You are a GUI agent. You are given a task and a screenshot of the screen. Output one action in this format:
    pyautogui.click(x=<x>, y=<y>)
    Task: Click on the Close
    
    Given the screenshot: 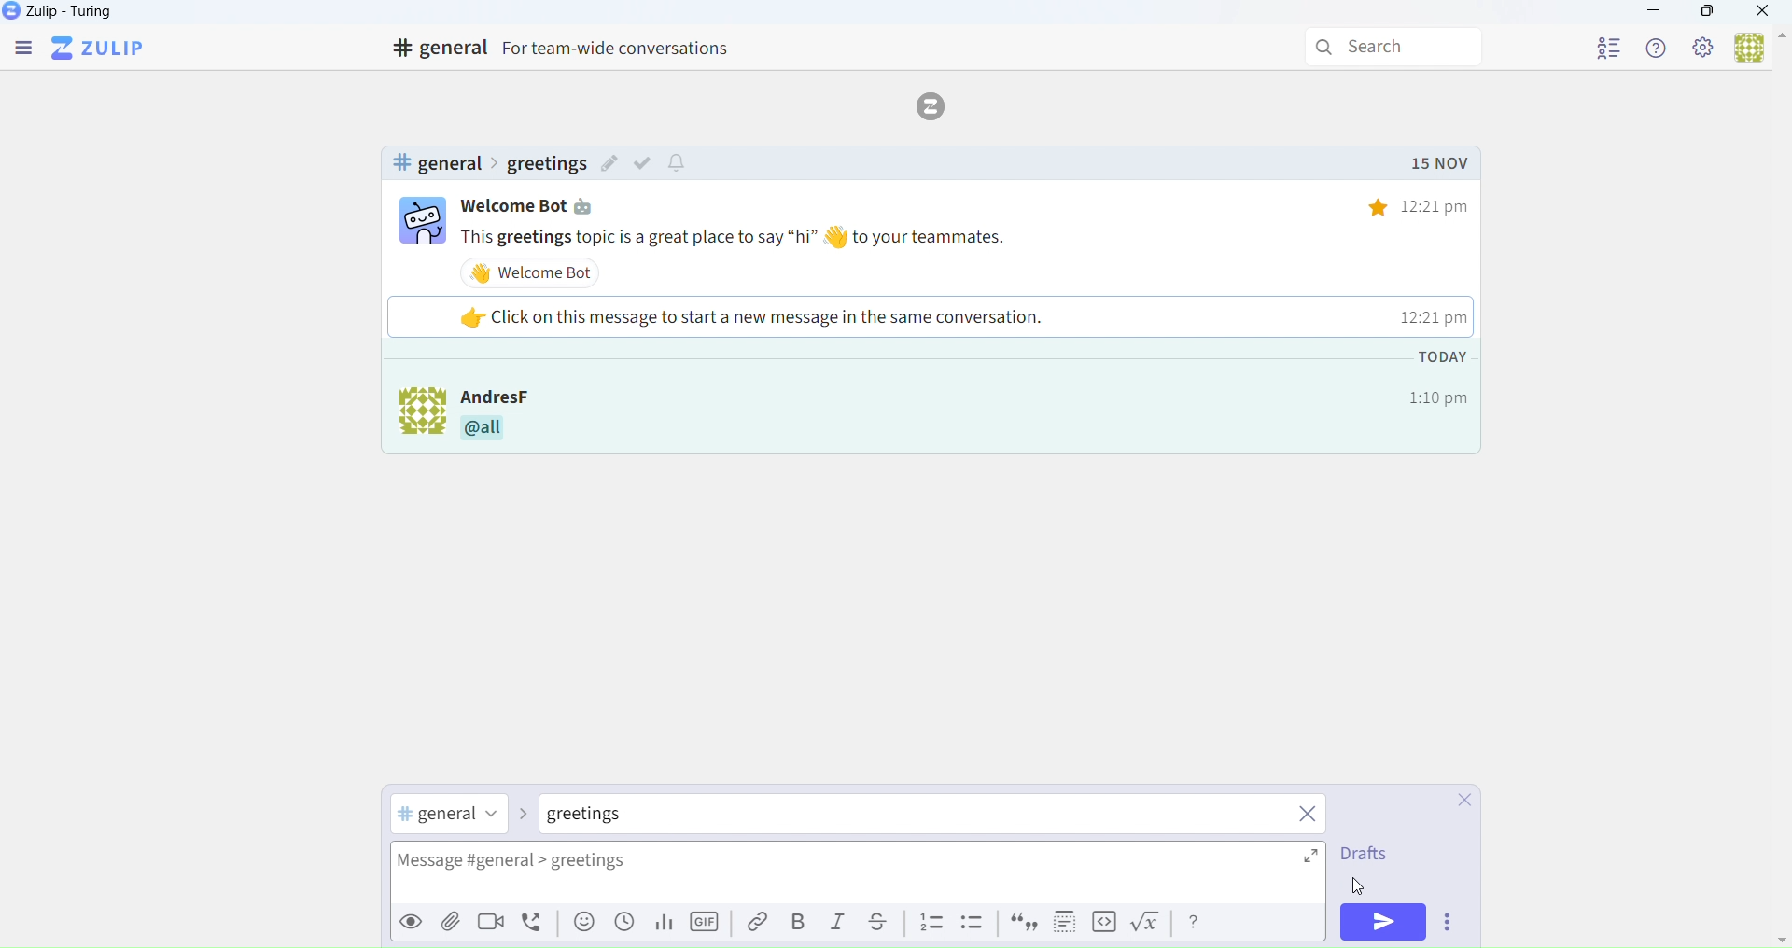 What is the action you would take?
    pyautogui.click(x=1456, y=802)
    